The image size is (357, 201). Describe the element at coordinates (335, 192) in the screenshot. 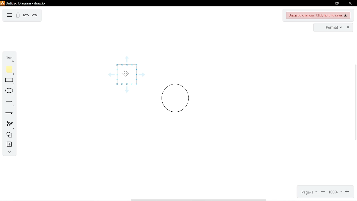

I see `current zoom` at that location.